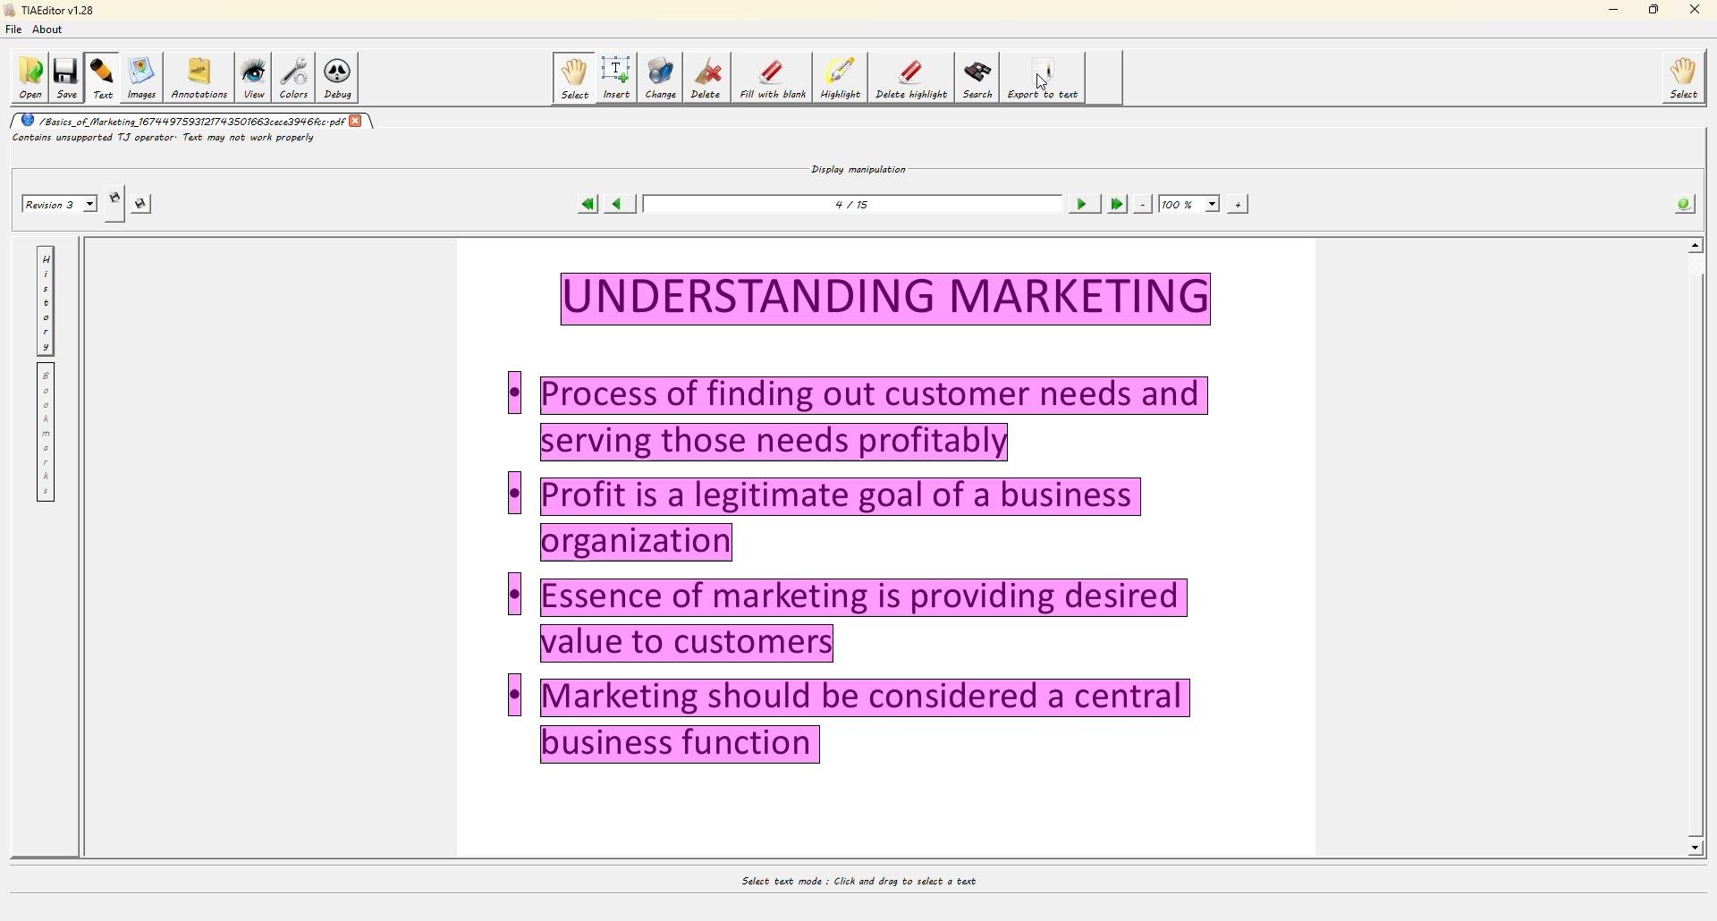 Image resolution: width=1717 pixels, height=921 pixels. Describe the element at coordinates (66, 79) in the screenshot. I see `save` at that location.